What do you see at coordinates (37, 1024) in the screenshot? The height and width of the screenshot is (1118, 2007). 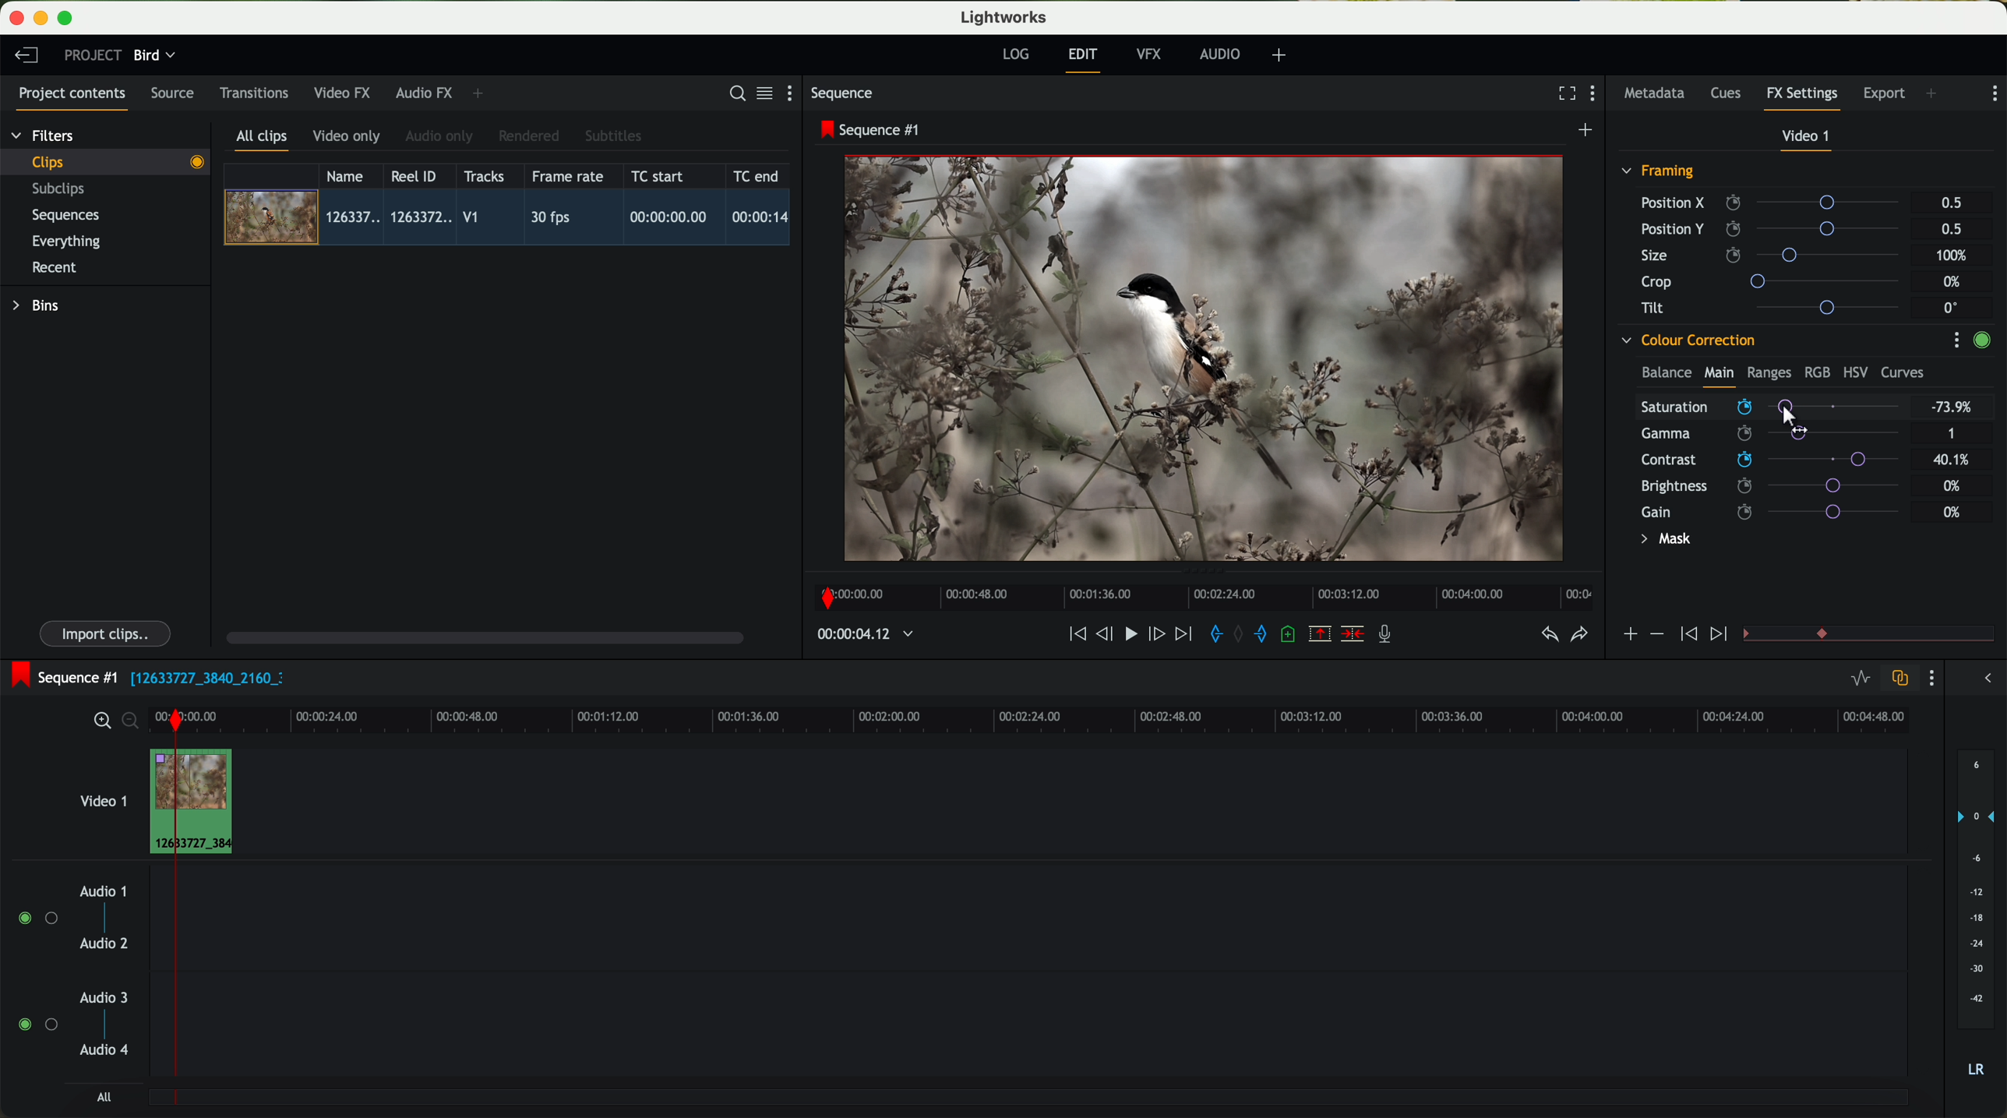 I see `enable audio` at bounding box center [37, 1024].